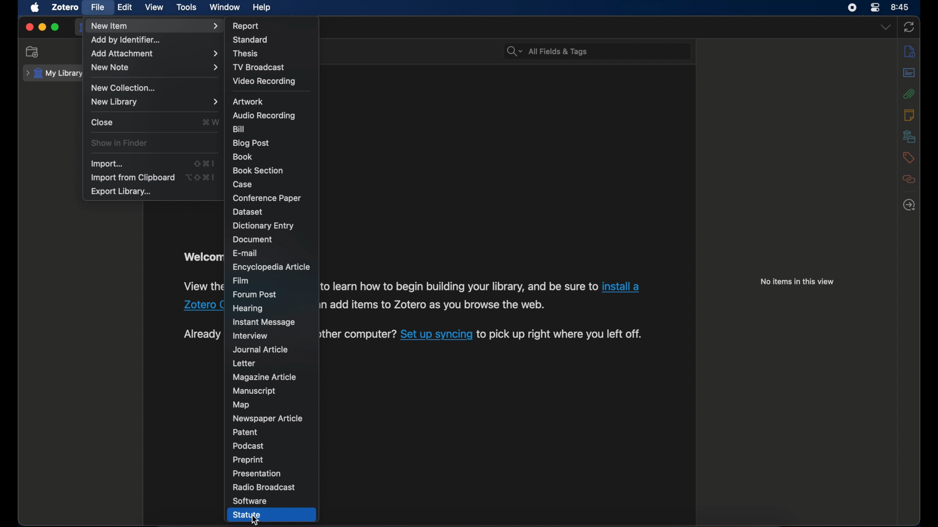 This screenshot has height=527, width=938. Describe the element at coordinates (248, 459) in the screenshot. I see `preprint` at that location.